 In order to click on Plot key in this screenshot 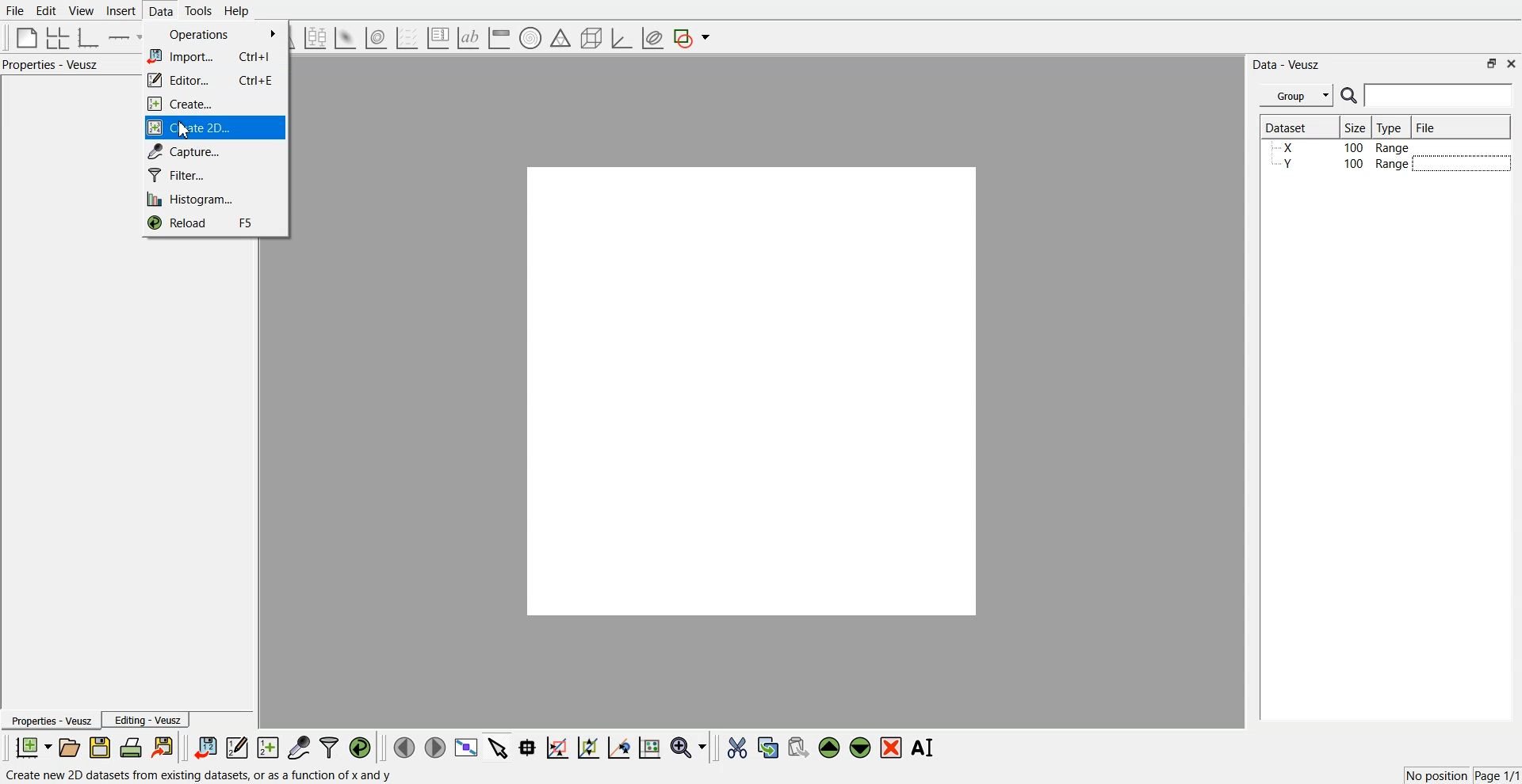, I will do `click(438, 38)`.